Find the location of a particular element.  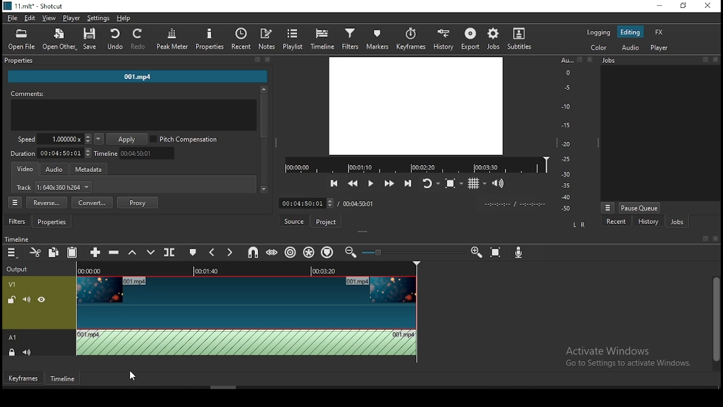

help is located at coordinates (124, 18).